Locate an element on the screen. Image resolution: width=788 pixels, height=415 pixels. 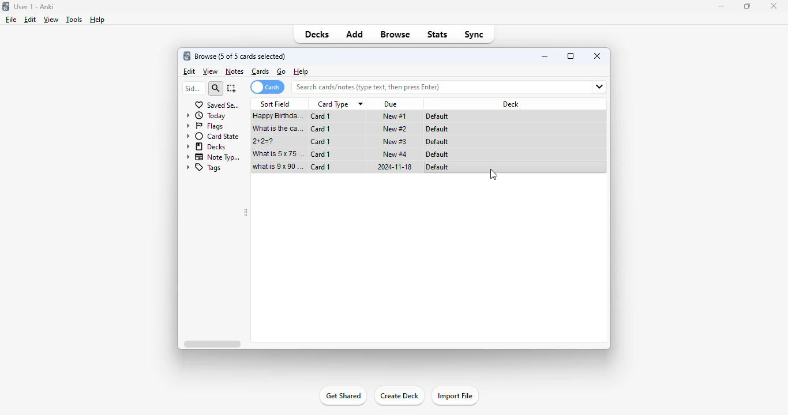
minimize is located at coordinates (721, 6).